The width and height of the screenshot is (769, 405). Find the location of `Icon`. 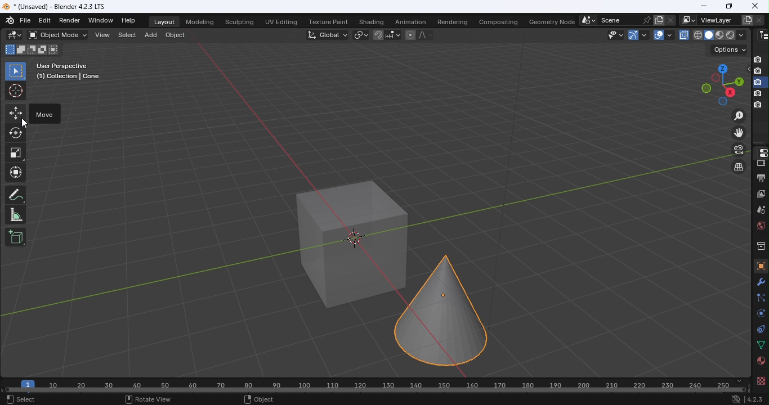

Icon is located at coordinates (11, 20).